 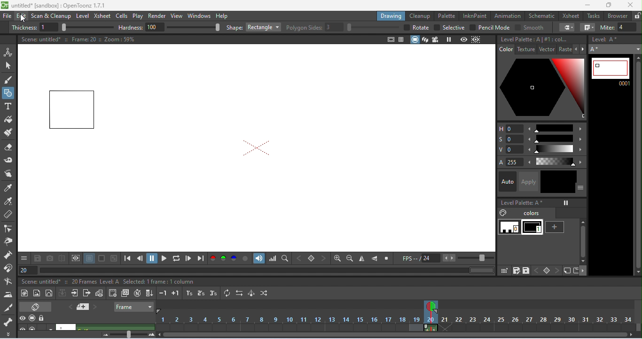 I want to click on join, so click(x=586, y=27).